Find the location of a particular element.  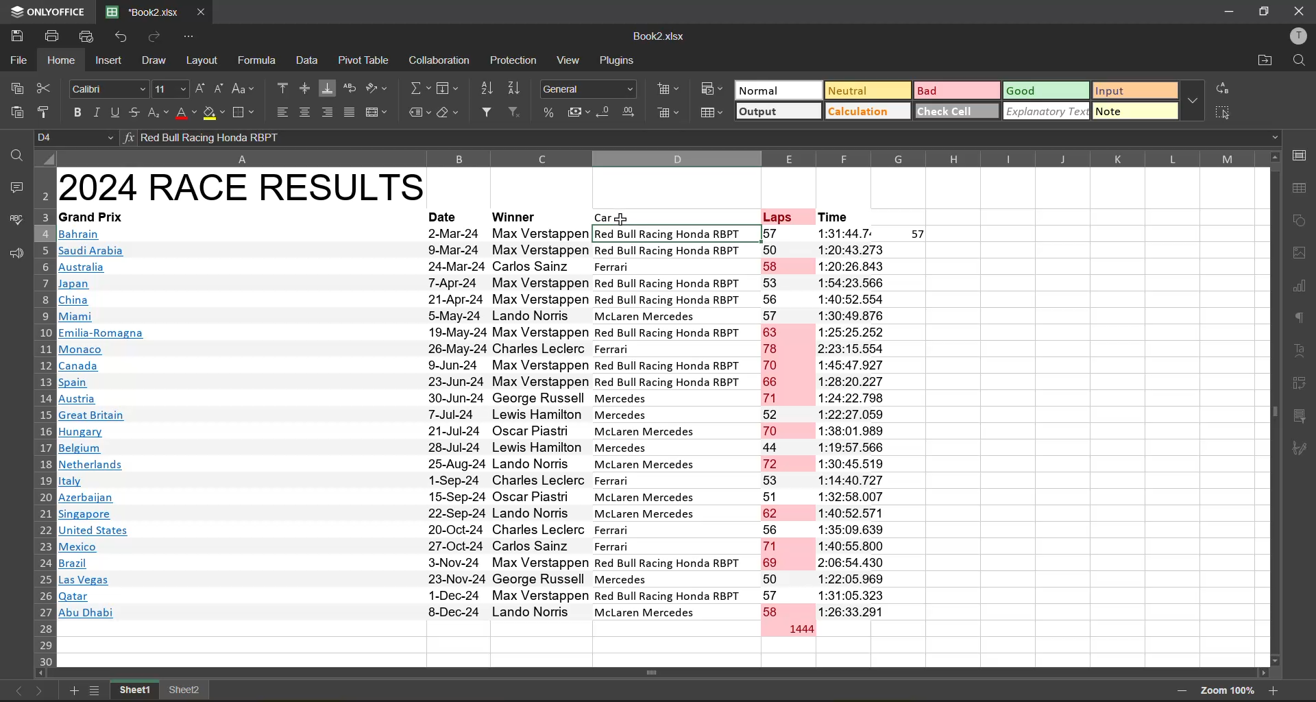

Drop down is located at coordinates (1271, 137).